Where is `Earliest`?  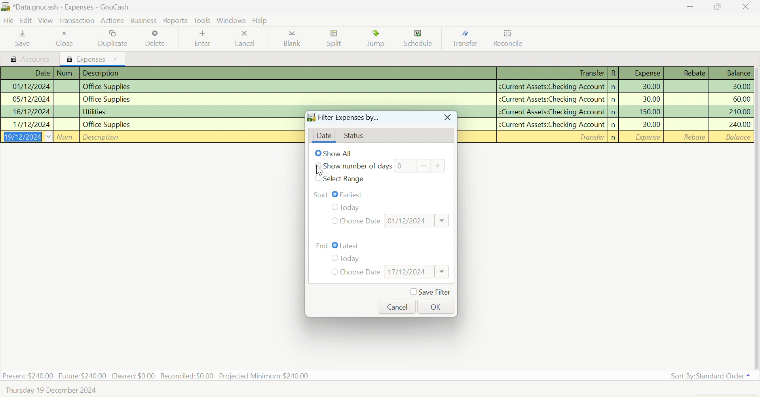
Earliest is located at coordinates (354, 194).